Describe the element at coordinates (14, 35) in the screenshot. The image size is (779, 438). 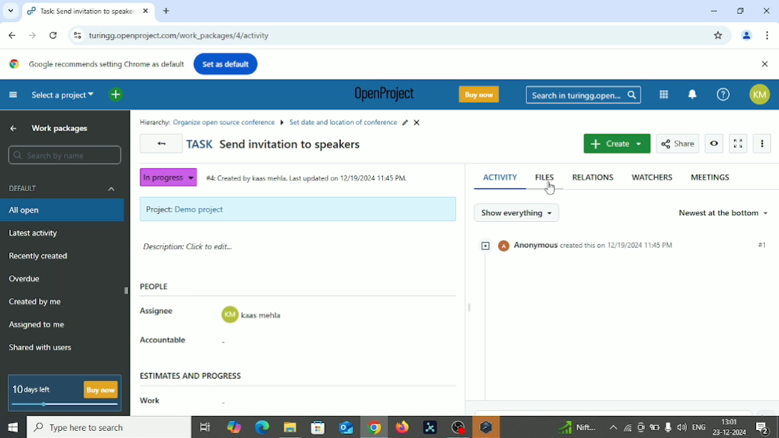
I see `Back` at that location.